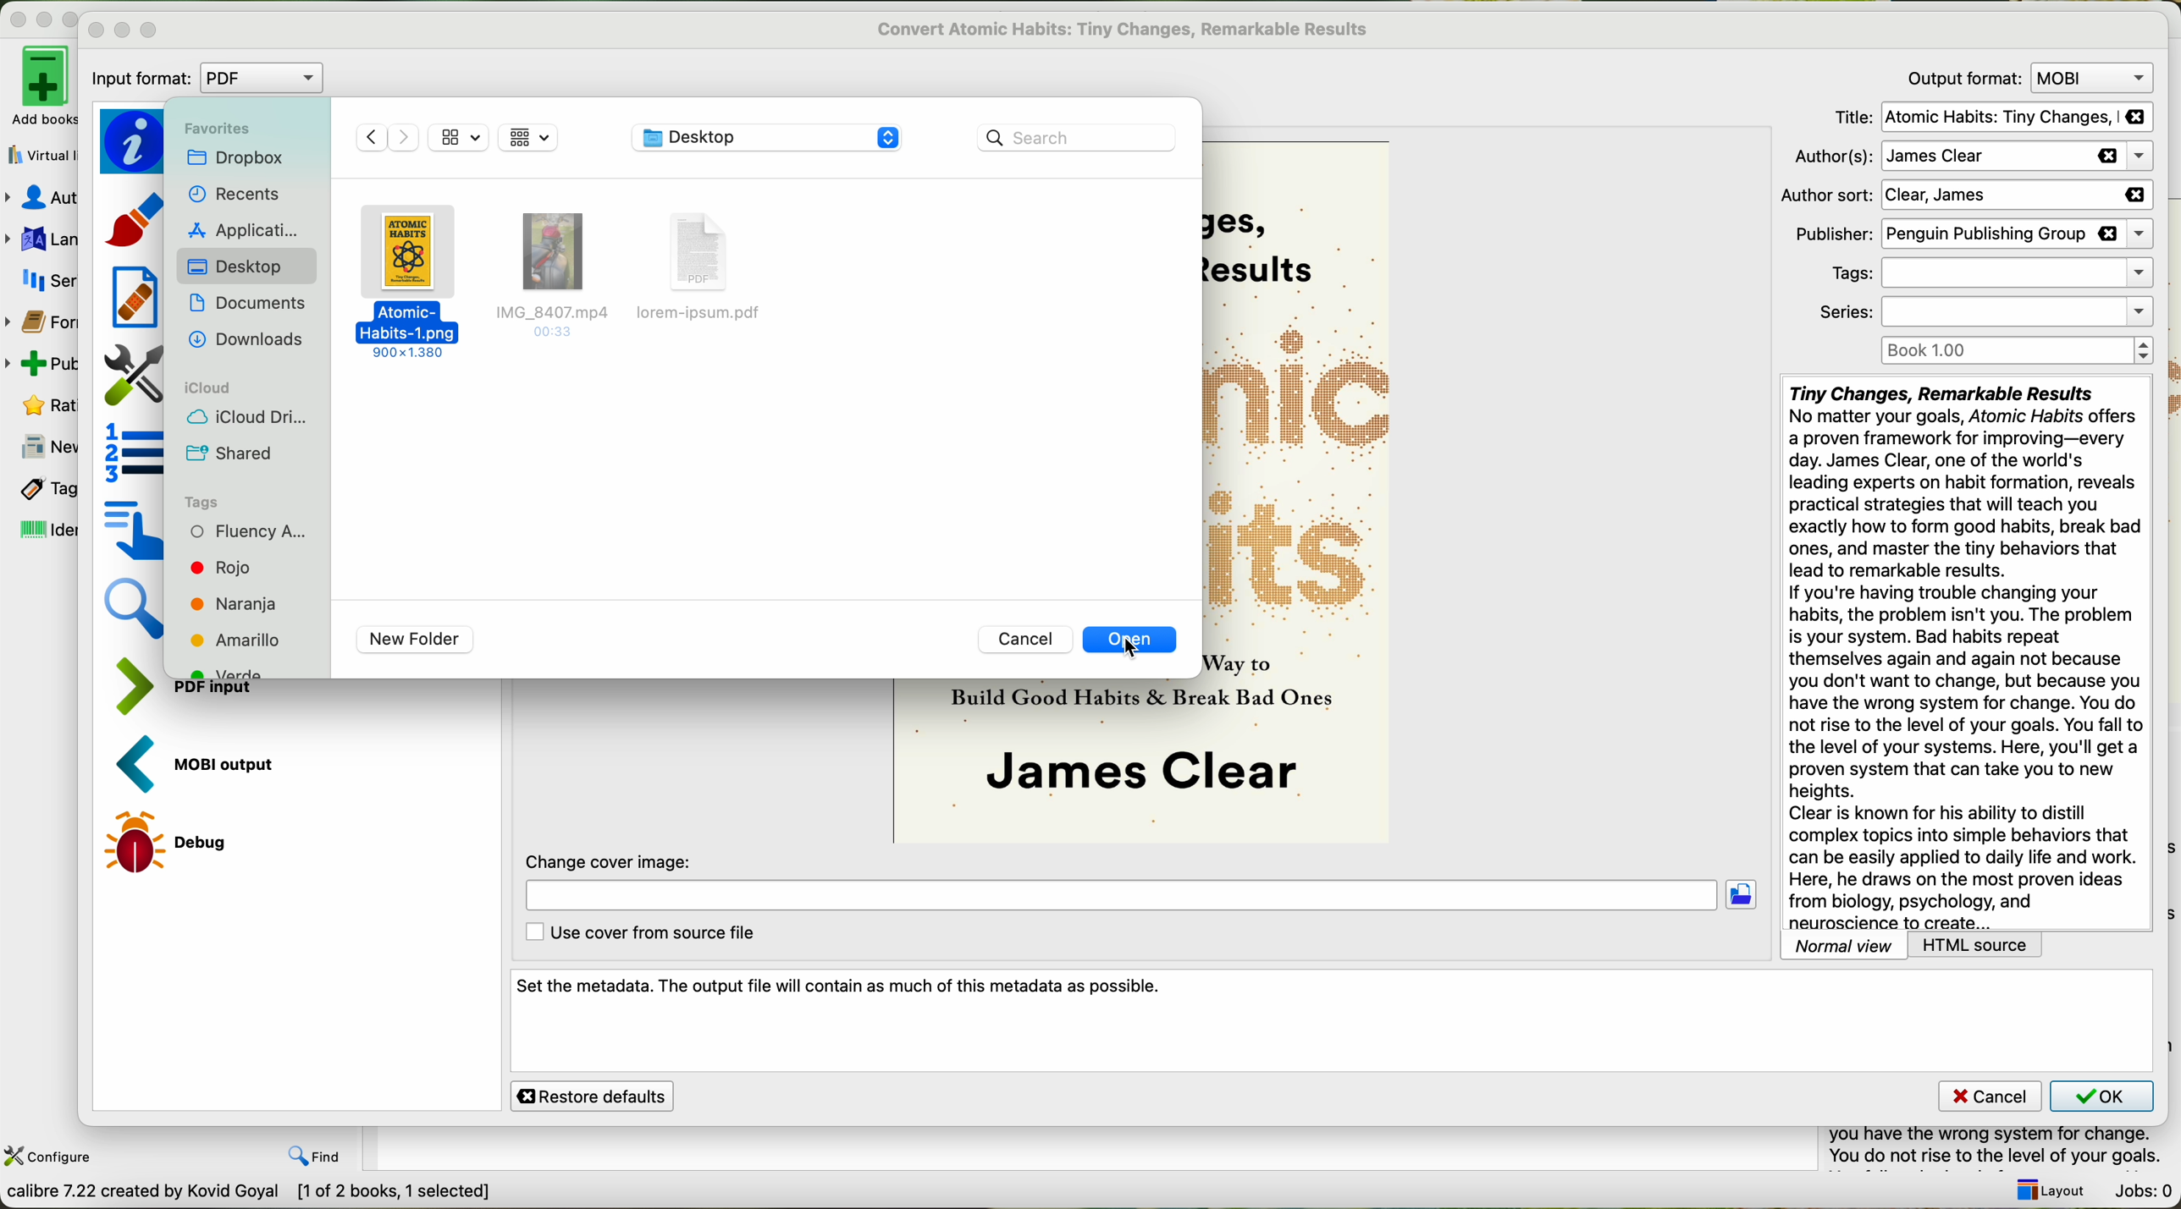  Describe the element at coordinates (1989, 1096) in the screenshot. I see `cancel button` at that location.